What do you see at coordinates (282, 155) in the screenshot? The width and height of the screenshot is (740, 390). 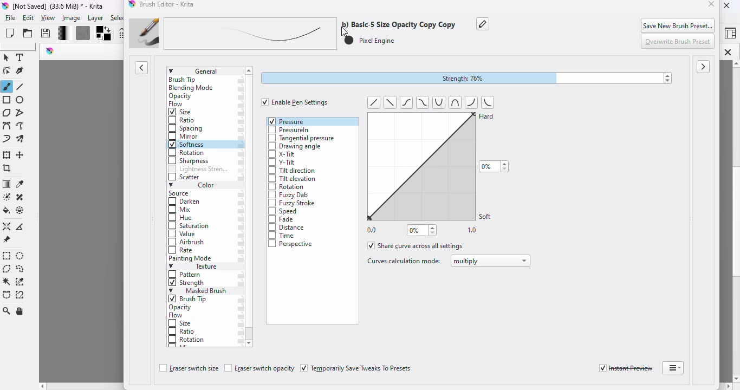 I see `x-tilt` at bounding box center [282, 155].